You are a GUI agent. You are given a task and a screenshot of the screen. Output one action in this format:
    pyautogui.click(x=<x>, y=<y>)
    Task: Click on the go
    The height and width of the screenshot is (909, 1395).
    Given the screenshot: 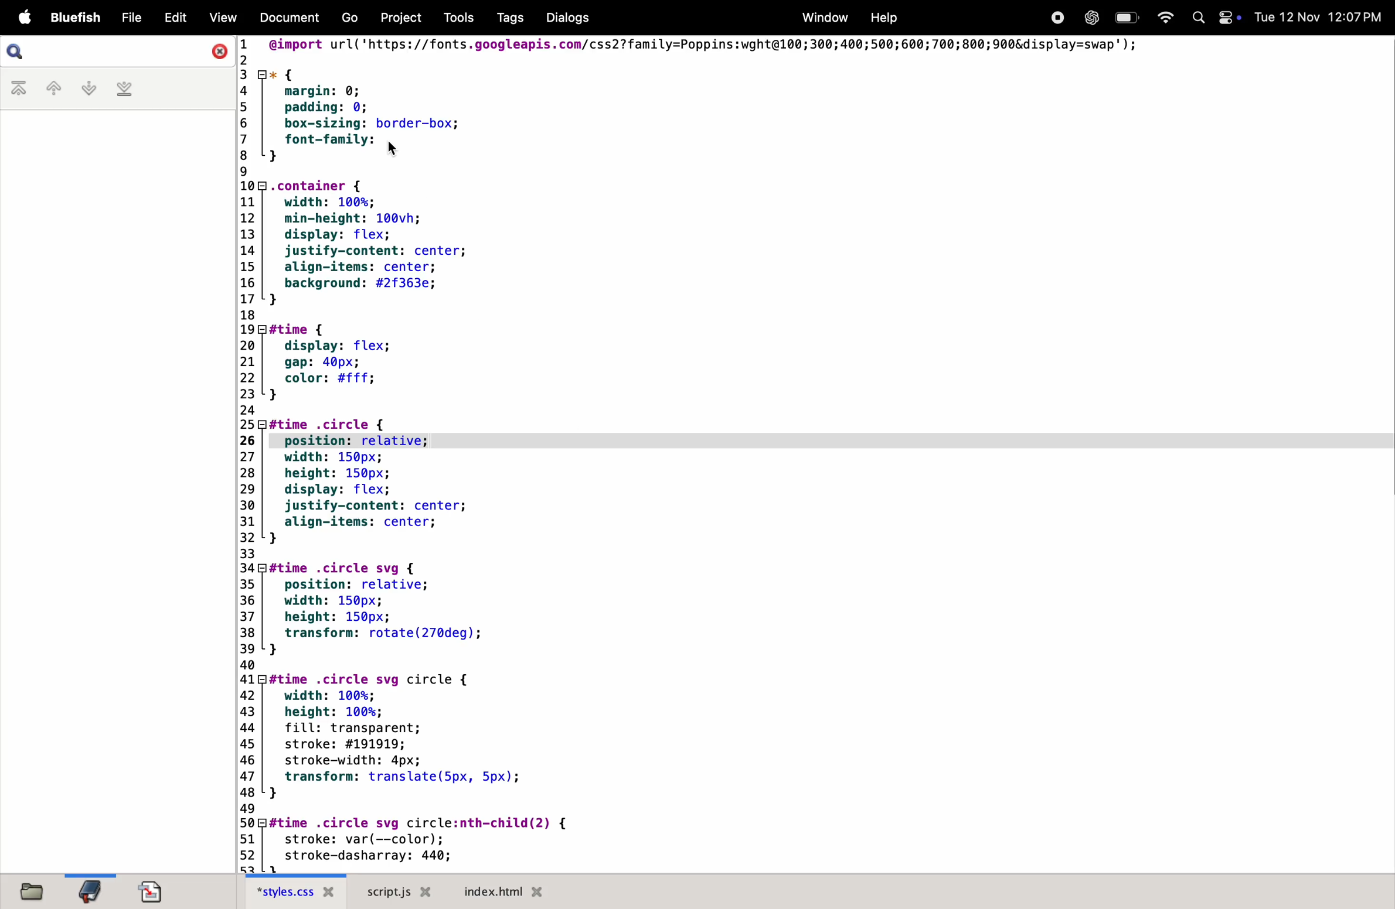 What is the action you would take?
    pyautogui.click(x=351, y=19)
    